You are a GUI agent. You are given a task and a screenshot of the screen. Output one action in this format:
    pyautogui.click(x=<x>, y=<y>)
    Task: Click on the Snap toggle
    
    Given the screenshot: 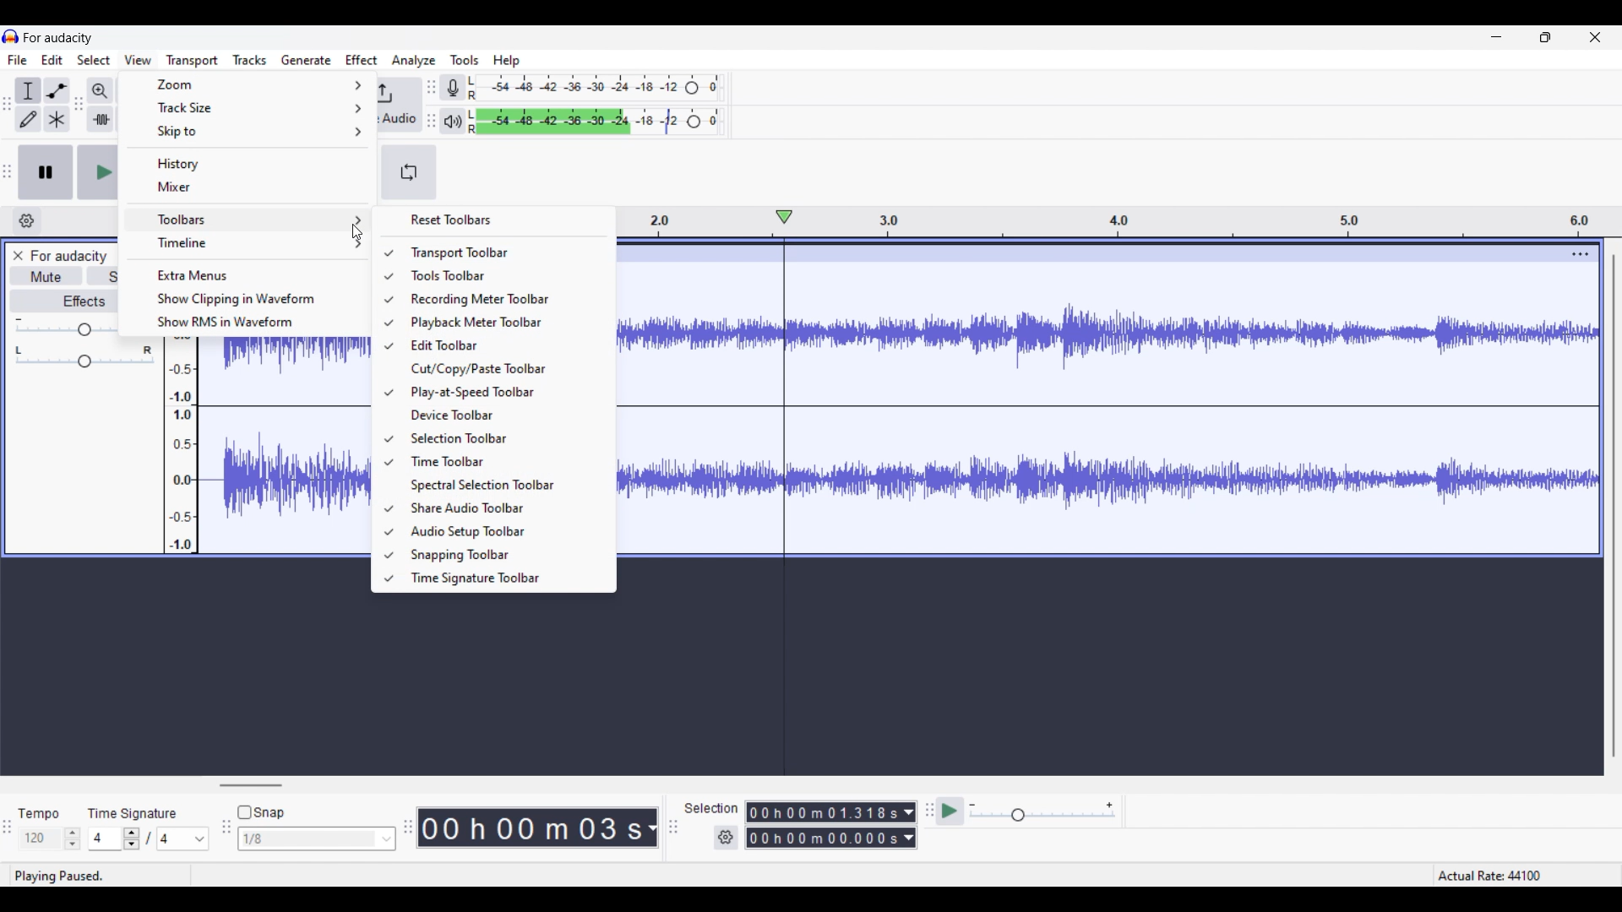 What is the action you would take?
    pyautogui.click(x=261, y=812)
    